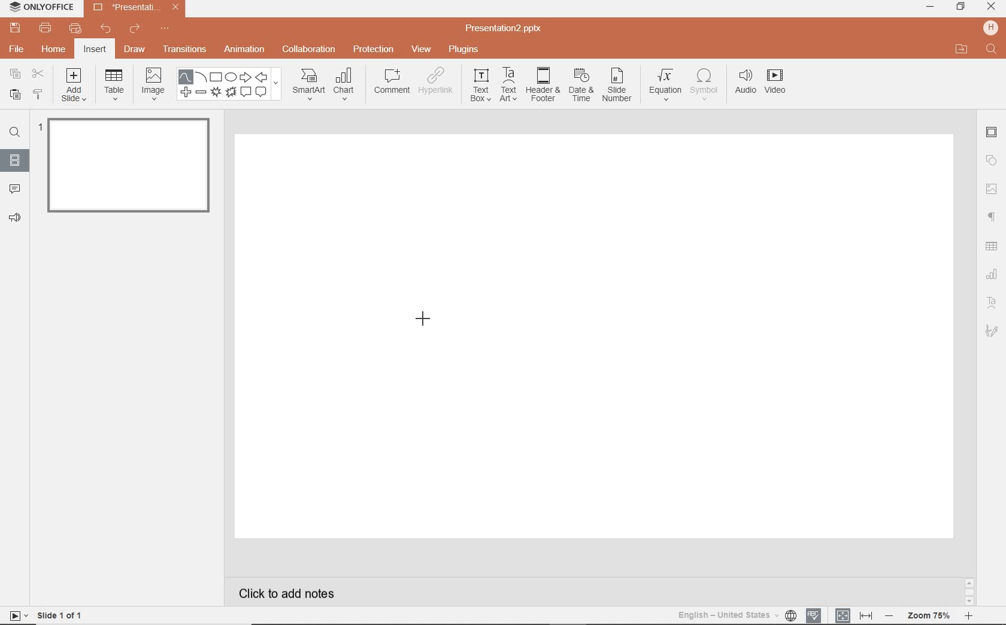 Image resolution: width=1006 pixels, height=625 pixels. I want to click on IMAGE, so click(153, 83).